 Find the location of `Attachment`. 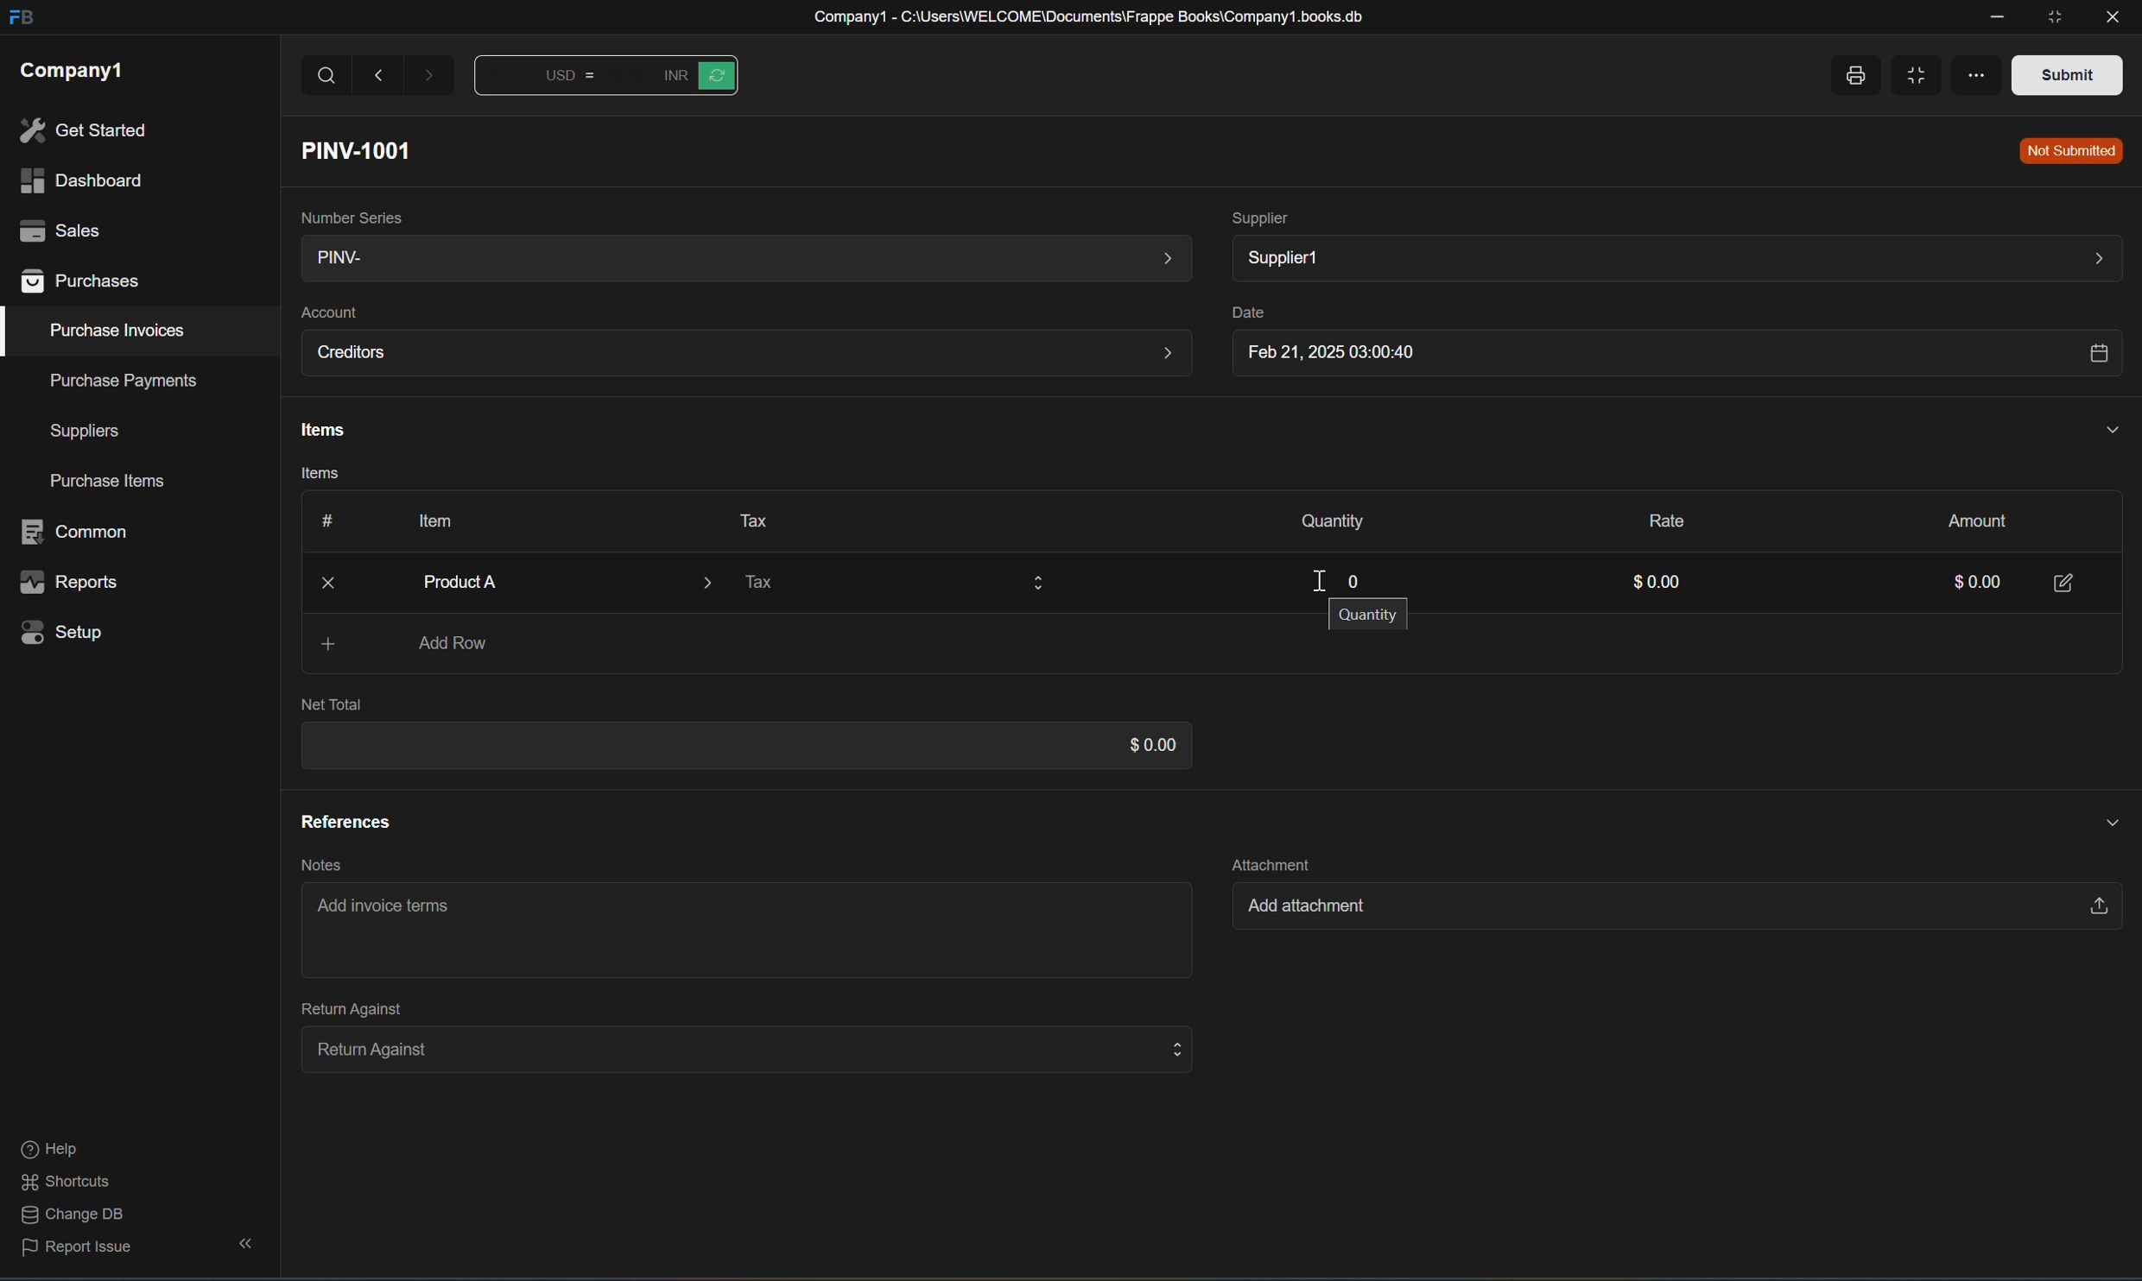

Attachment is located at coordinates (1271, 861).